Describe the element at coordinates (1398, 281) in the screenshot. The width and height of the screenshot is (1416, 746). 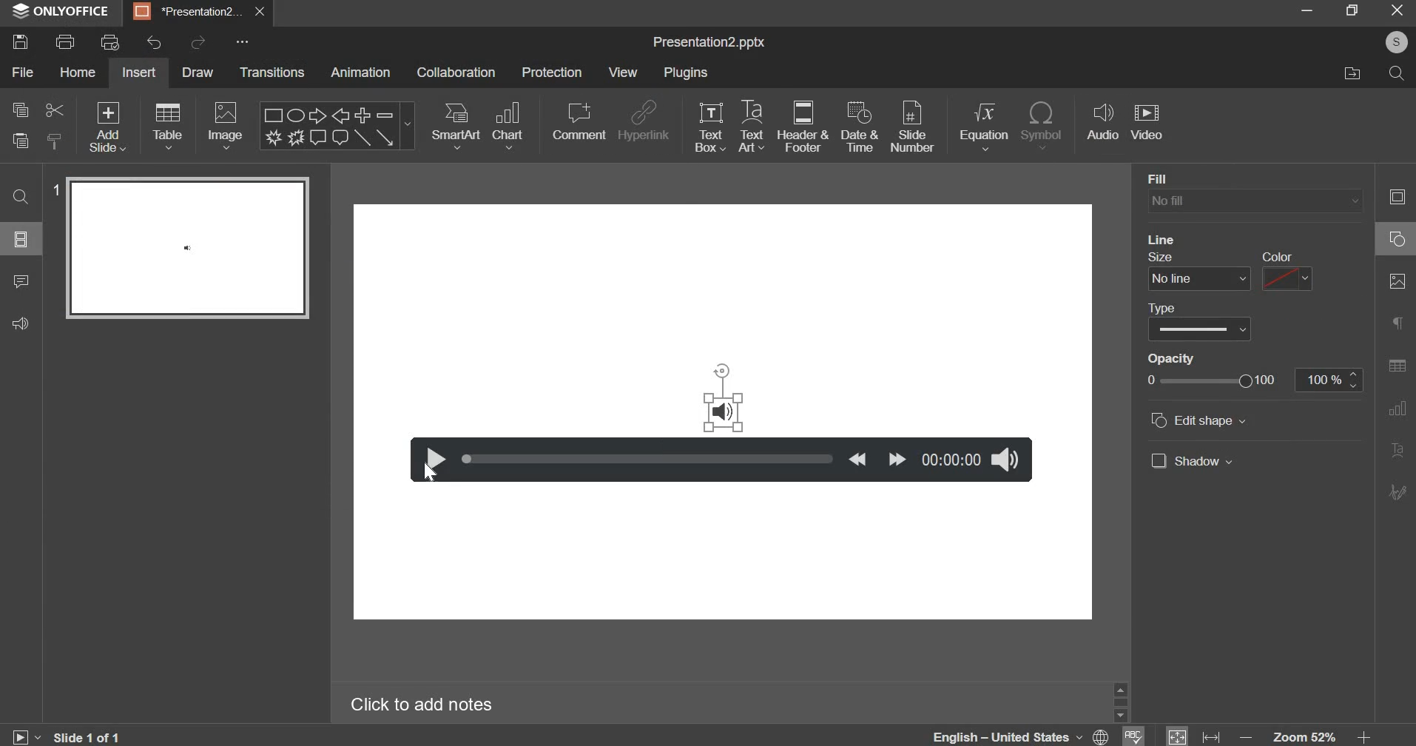
I see `image settings` at that location.